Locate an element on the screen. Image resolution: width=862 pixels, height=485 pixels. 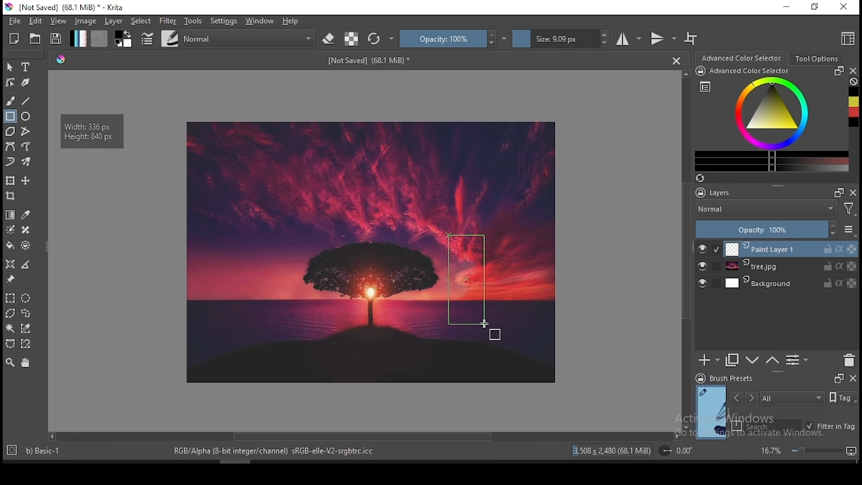
close docker is located at coordinates (853, 379).